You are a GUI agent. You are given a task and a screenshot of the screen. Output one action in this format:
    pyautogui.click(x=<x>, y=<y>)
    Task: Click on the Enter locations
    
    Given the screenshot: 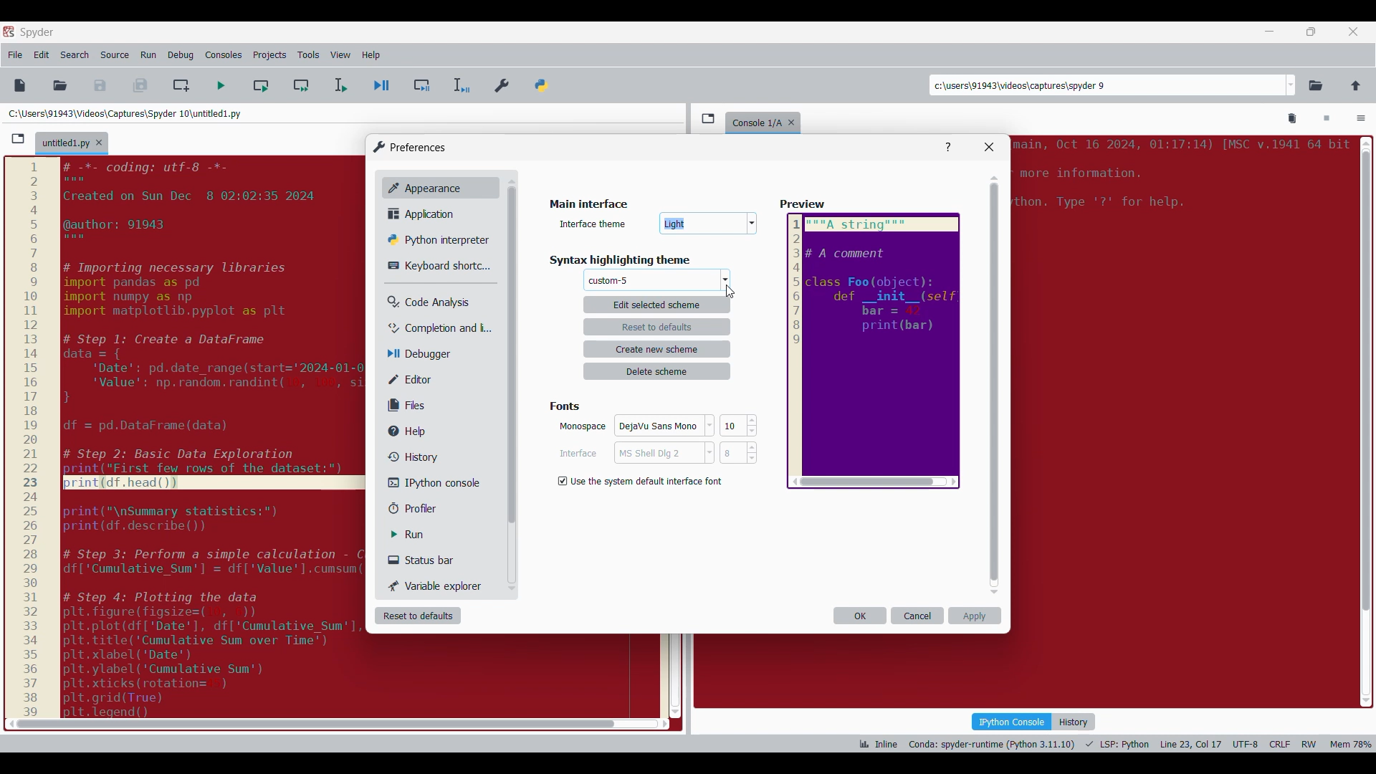 What is the action you would take?
    pyautogui.click(x=1107, y=85)
    